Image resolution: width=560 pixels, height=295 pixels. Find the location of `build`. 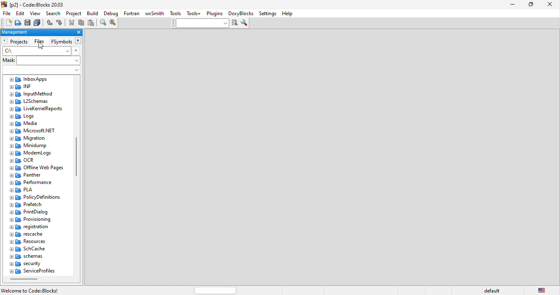

build is located at coordinates (93, 14).